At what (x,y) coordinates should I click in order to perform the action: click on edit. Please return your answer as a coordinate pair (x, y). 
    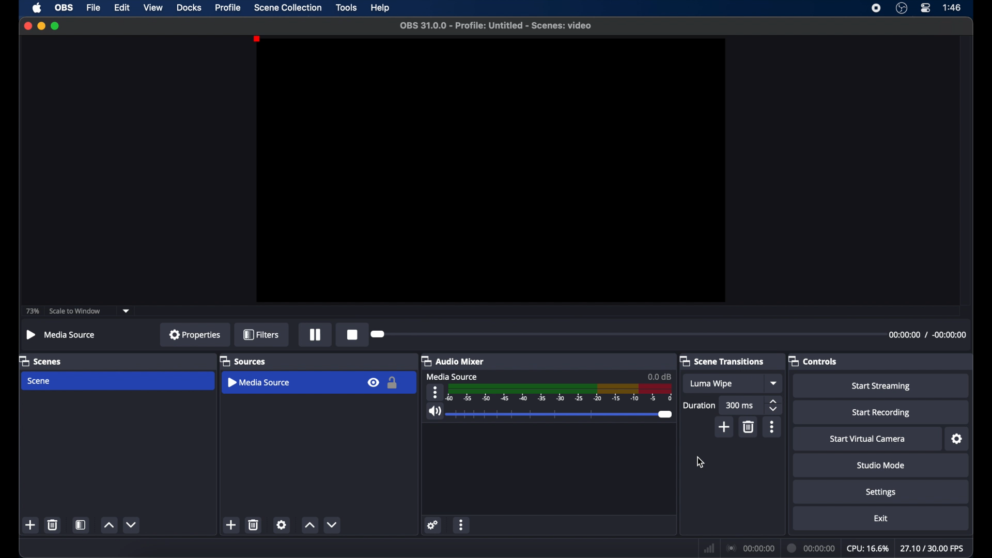
    Looking at the image, I should click on (121, 8).